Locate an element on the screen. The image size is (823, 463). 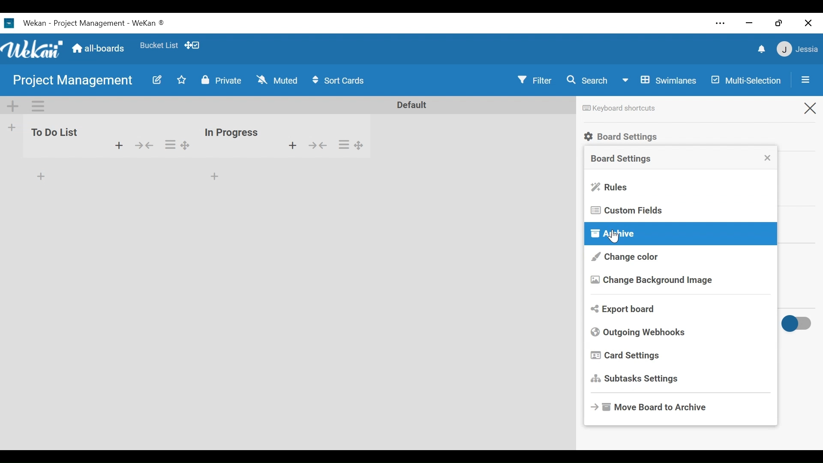
Keyboard shortcuts is located at coordinates (621, 109).